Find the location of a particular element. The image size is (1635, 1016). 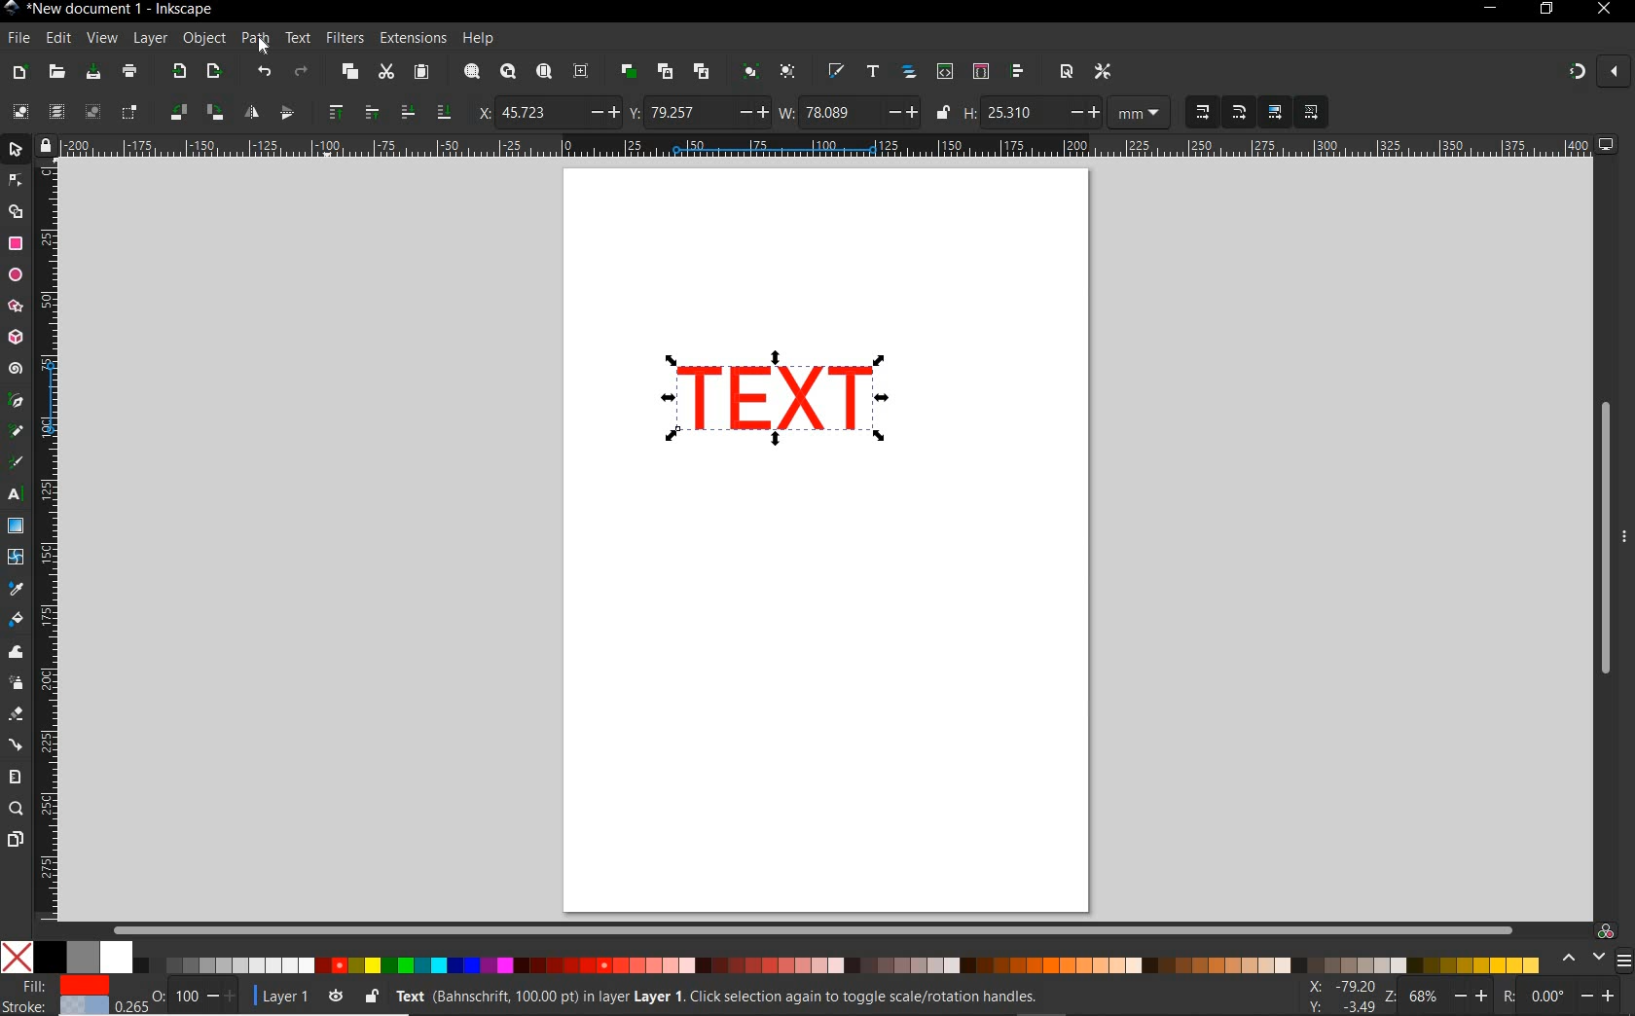

OPEN ALIGN AND DISTRIBUTE is located at coordinates (1018, 71).